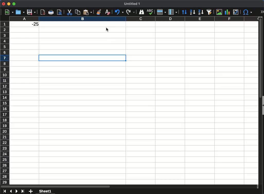  Describe the element at coordinates (262, 105) in the screenshot. I see `collapse` at that location.